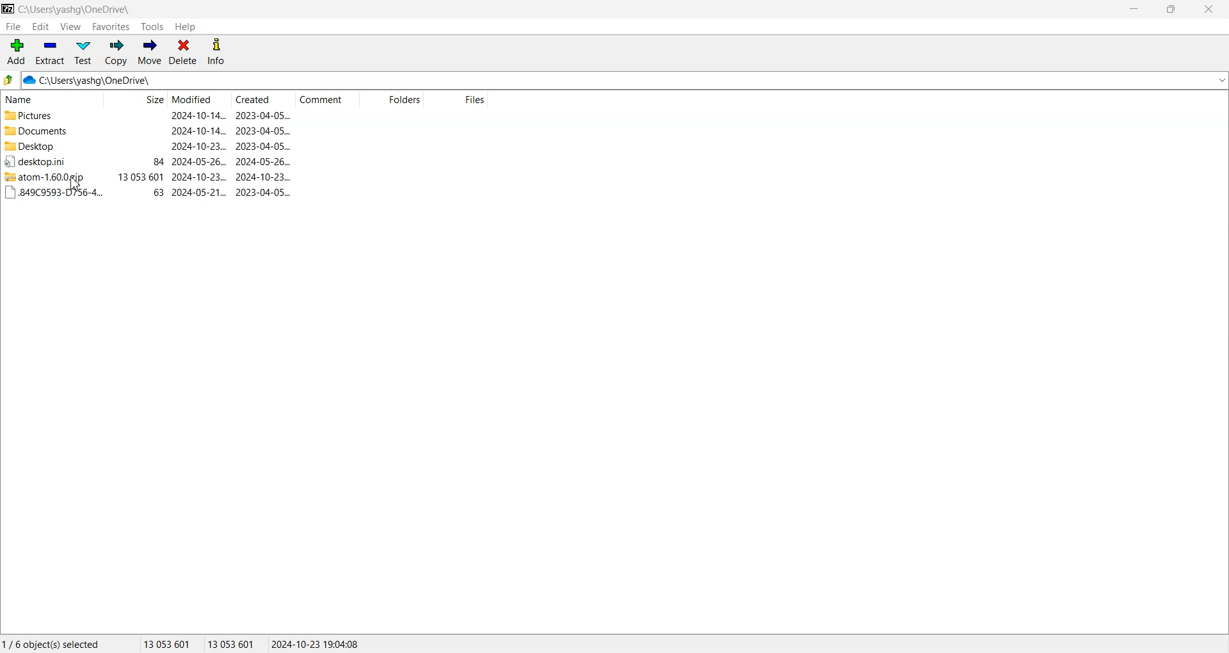 The width and height of the screenshot is (1229, 653). What do you see at coordinates (83, 52) in the screenshot?
I see `Test` at bounding box center [83, 52].